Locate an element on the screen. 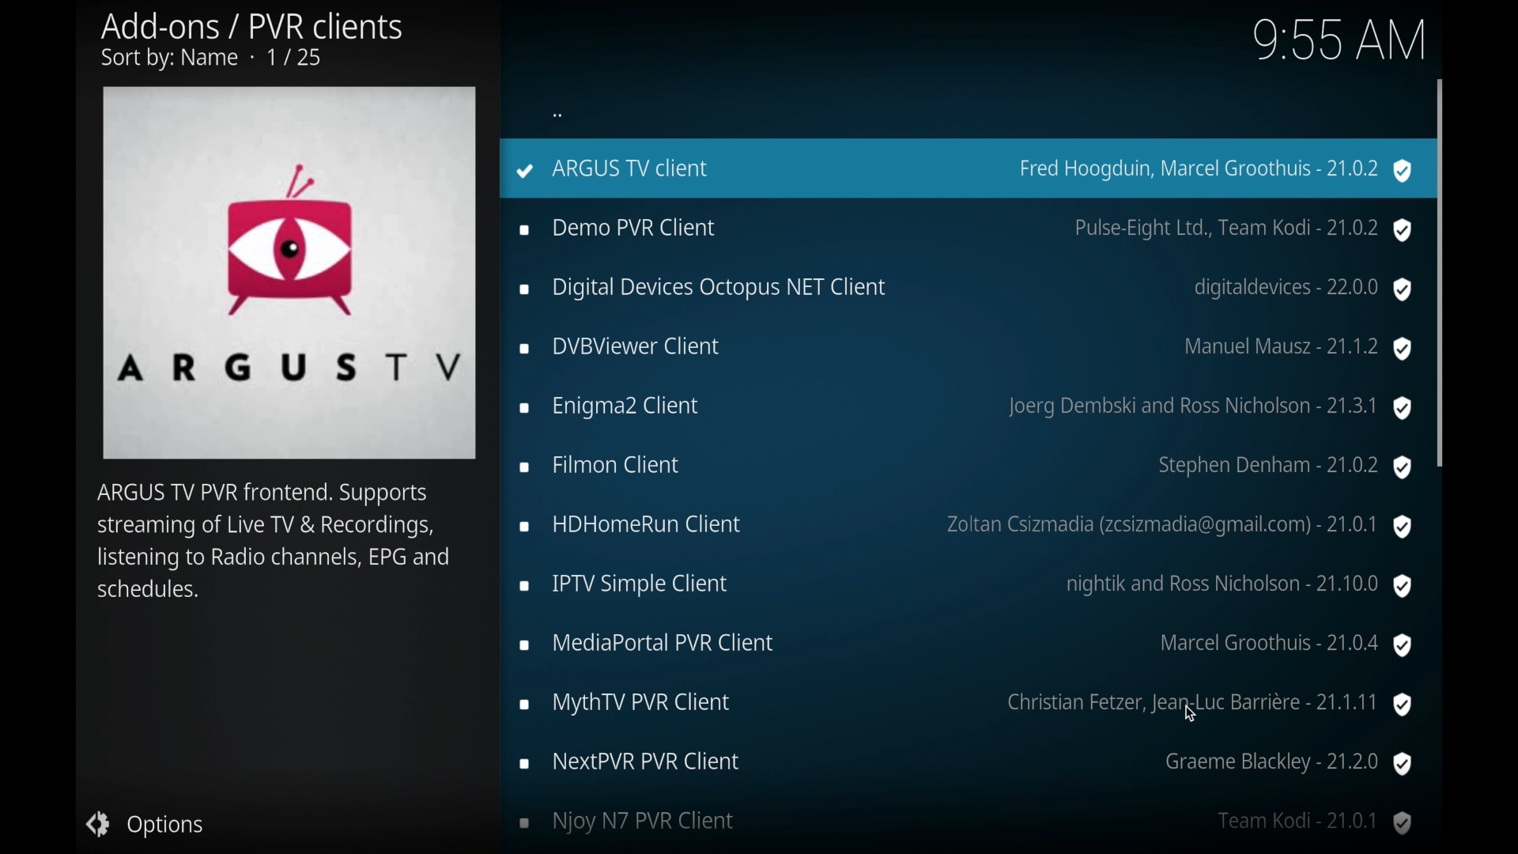  tick mark is located at coordinates (525, 171).